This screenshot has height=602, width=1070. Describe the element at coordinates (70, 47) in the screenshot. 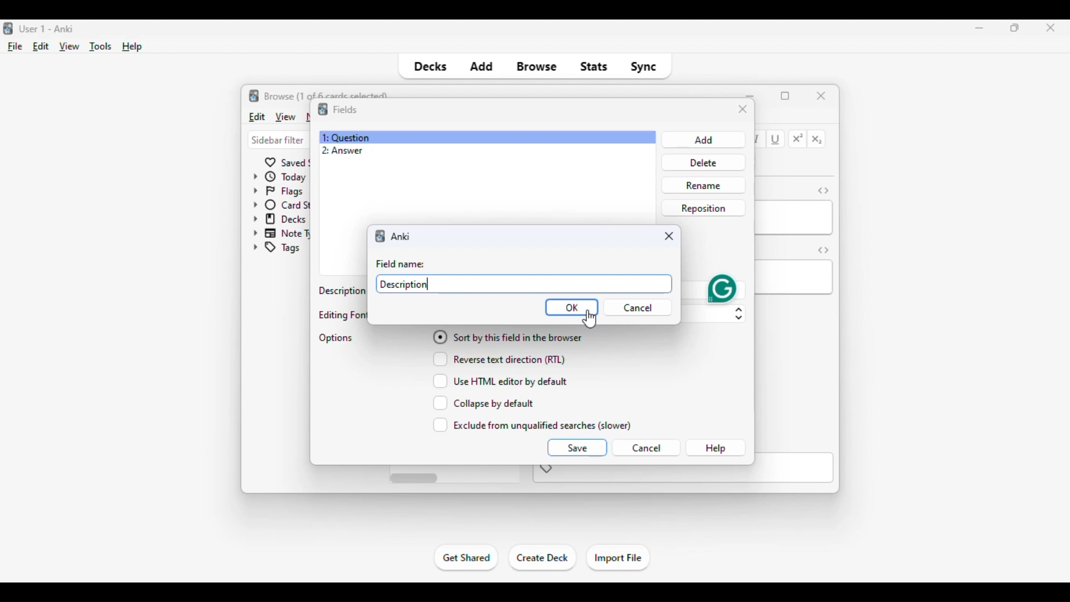

I see `view` at that location.